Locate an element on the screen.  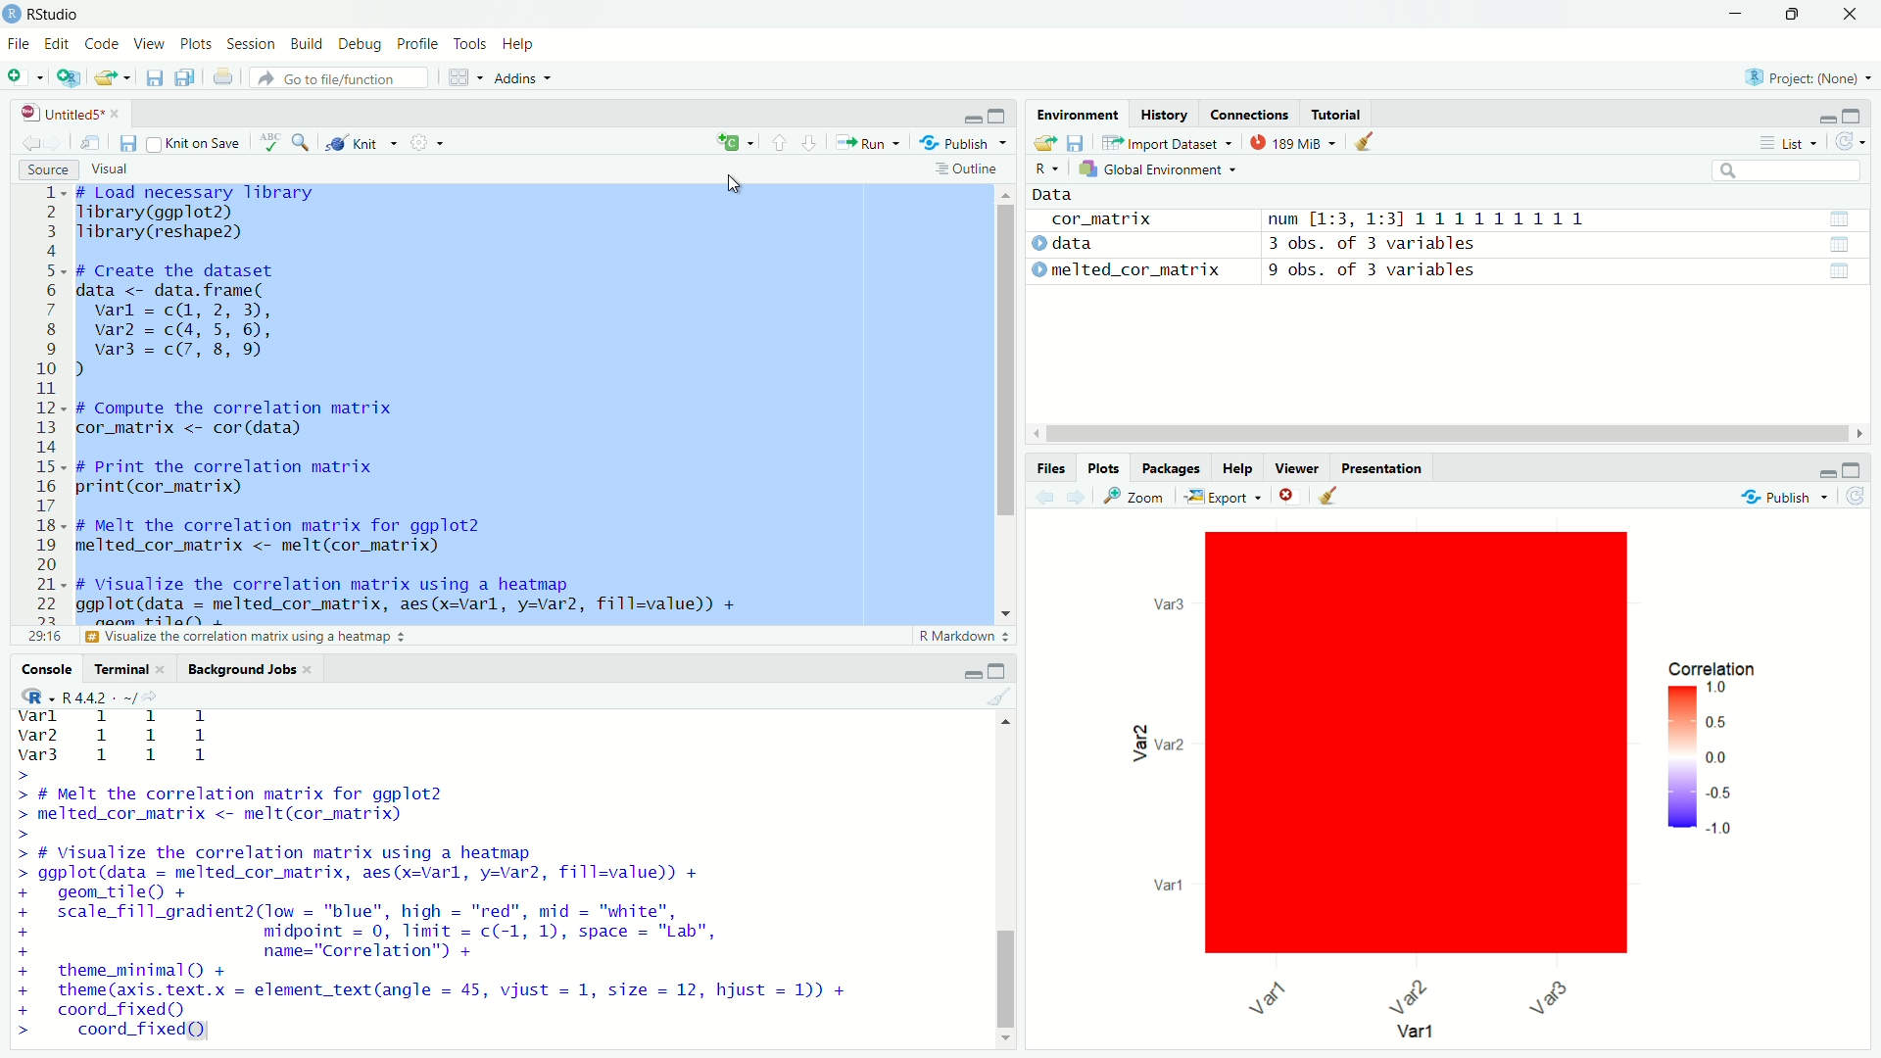
edit is located at coordinates (56, 43).